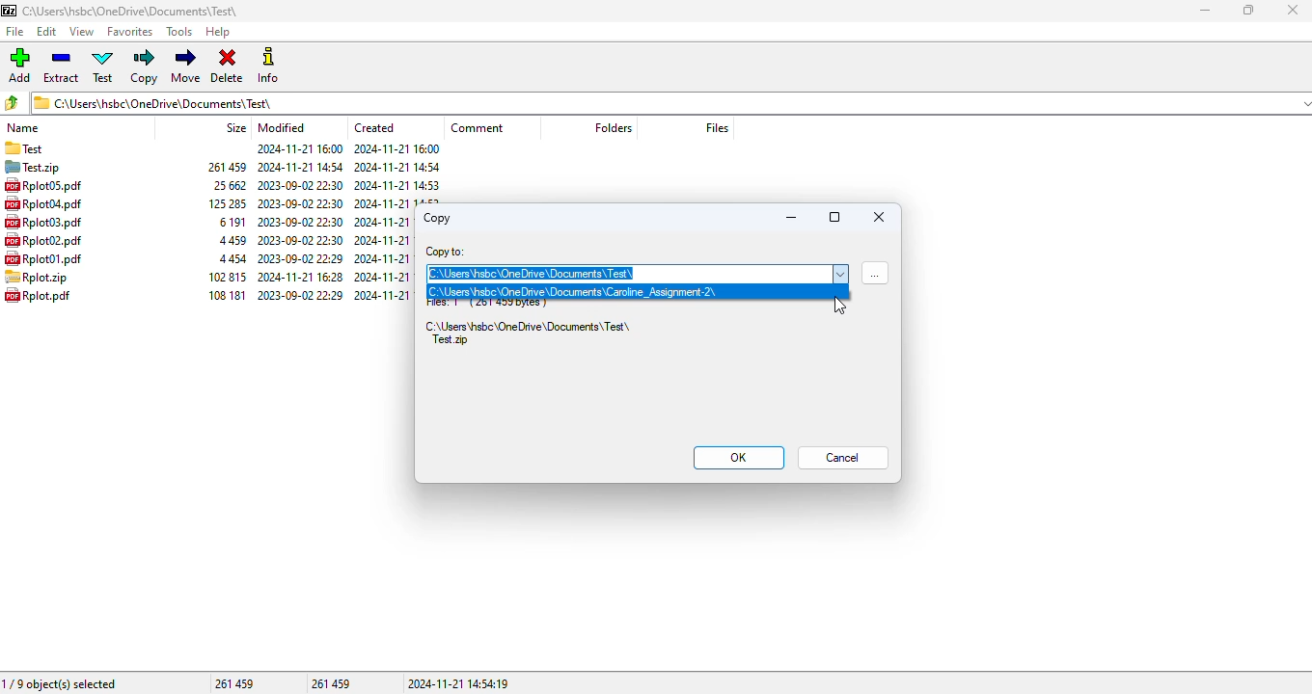 The image size is (1312, 694). Describe the element at coordinates (42, 257) in the screenshot. I see `file name` at that location.